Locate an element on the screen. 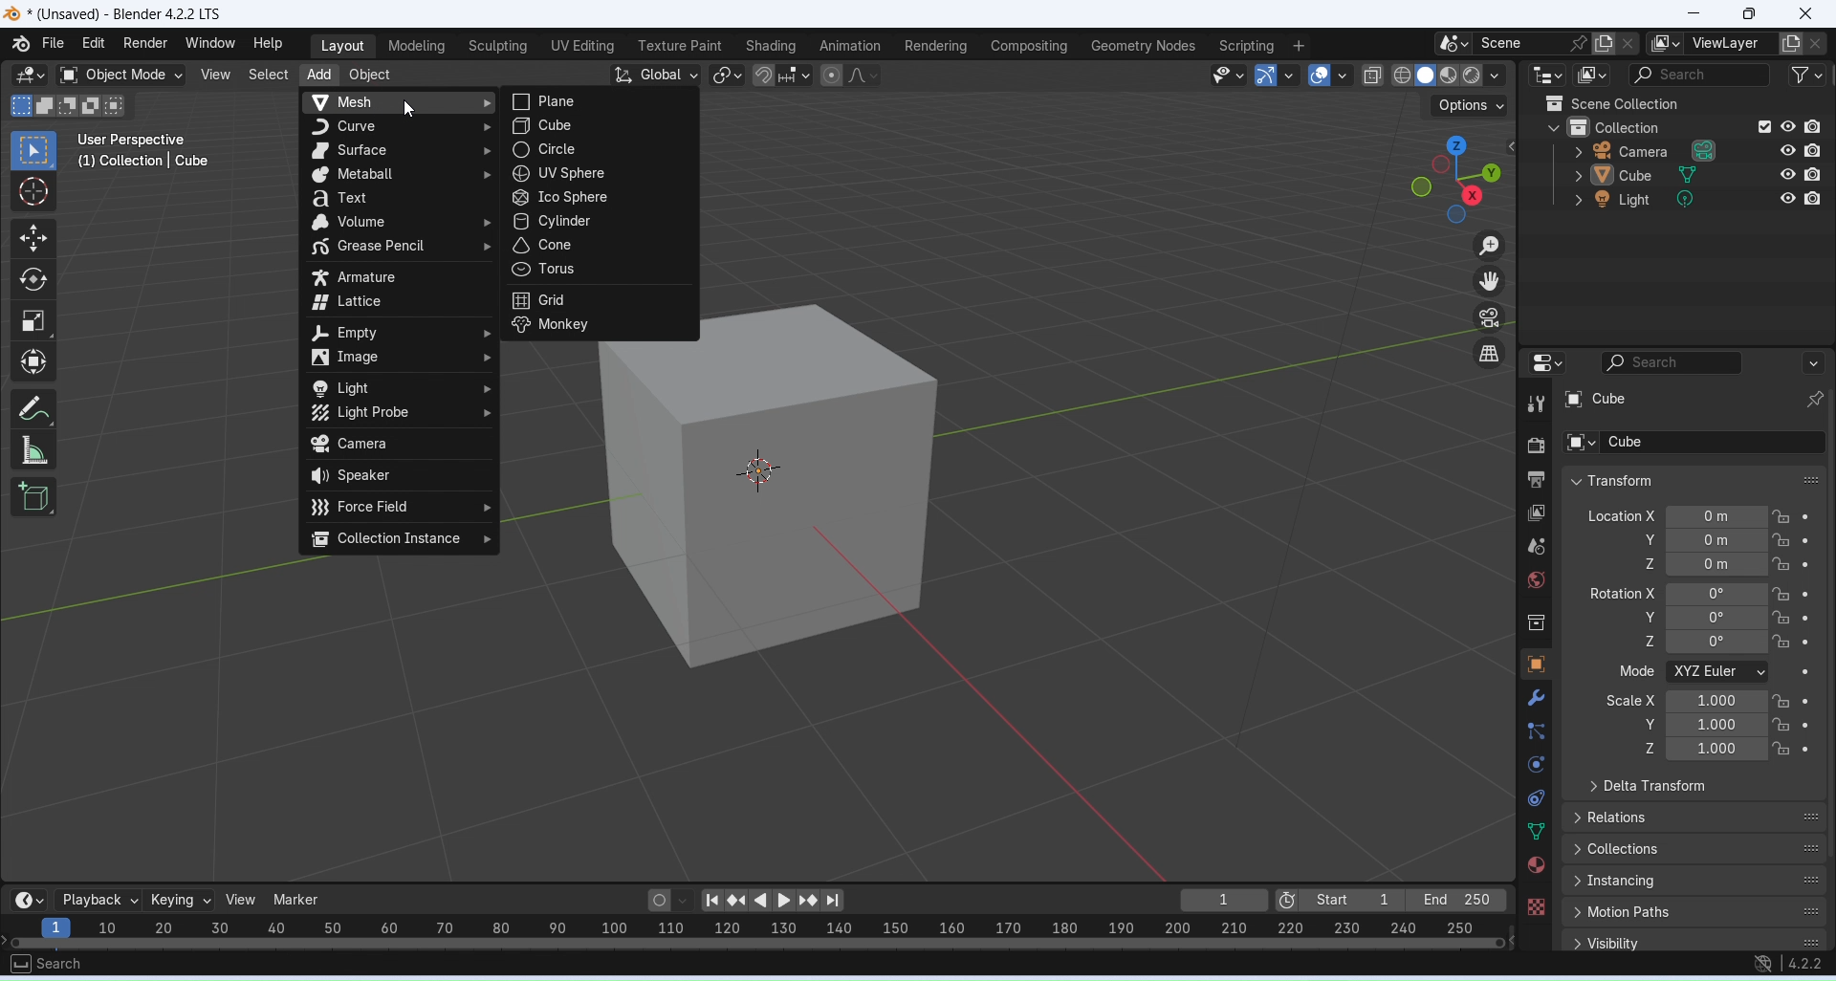  4.2.2 is located at coordinates (1805, 964).